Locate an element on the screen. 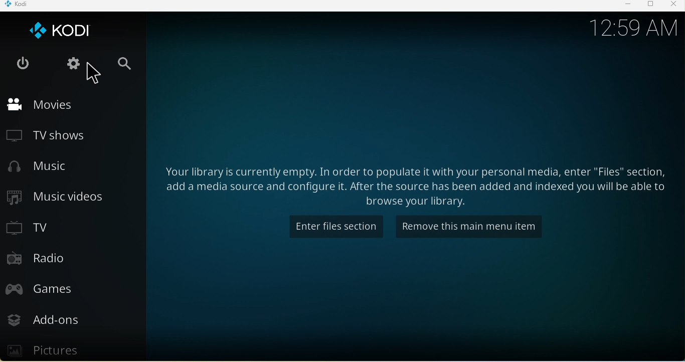 The width and height of the screenshot is (685, 362). Music videos is located at coordinates (59, 197).